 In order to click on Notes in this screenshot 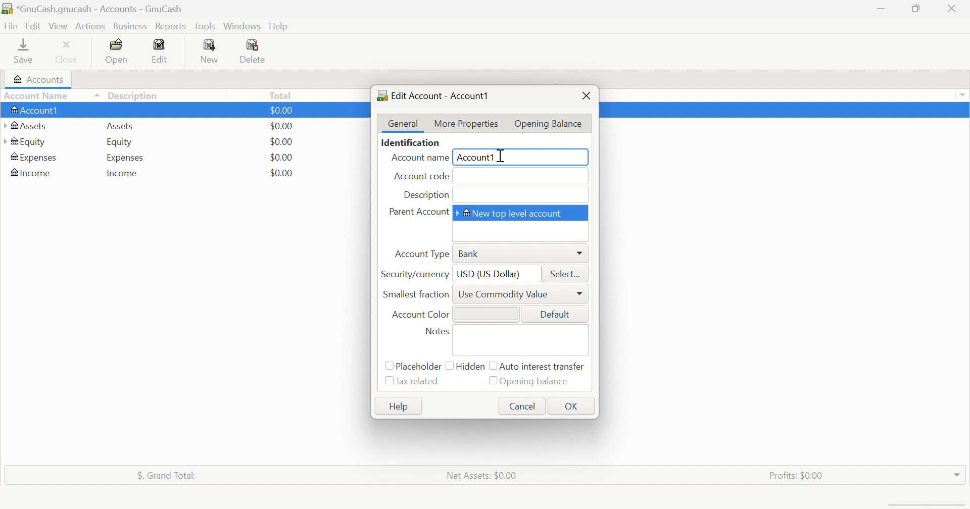, I will do `click(436, 332)`.